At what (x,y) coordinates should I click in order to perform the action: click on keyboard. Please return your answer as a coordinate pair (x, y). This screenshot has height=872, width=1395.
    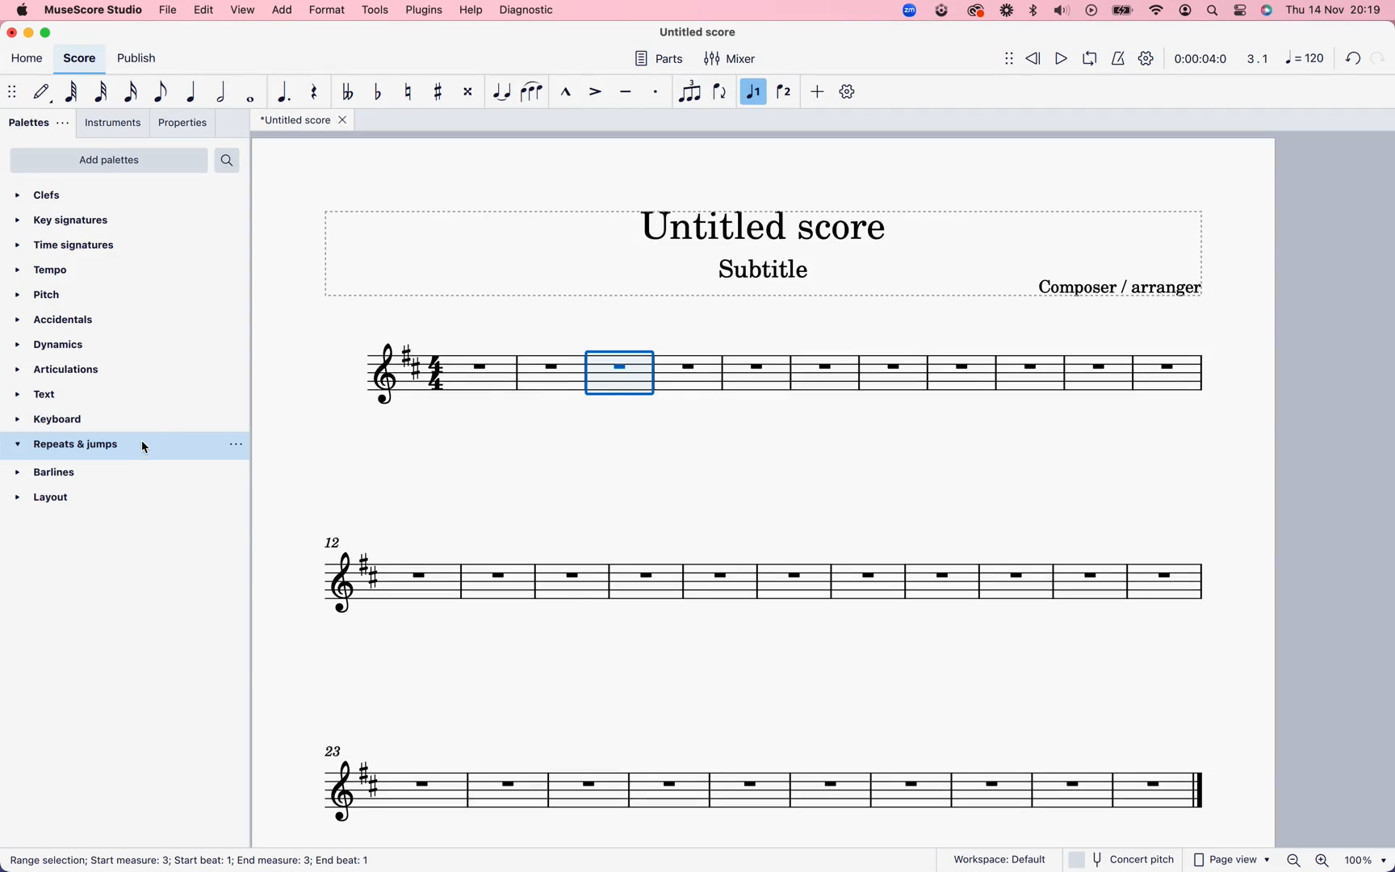
    Looking at the image, I should click on (66, 419).